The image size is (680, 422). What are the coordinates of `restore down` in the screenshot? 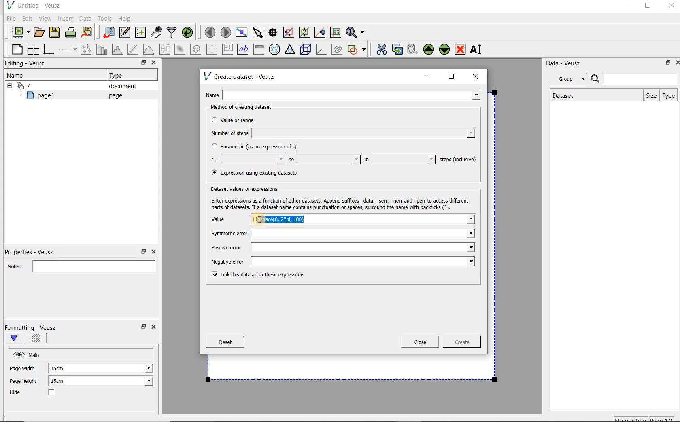 It's located at (142, 329).